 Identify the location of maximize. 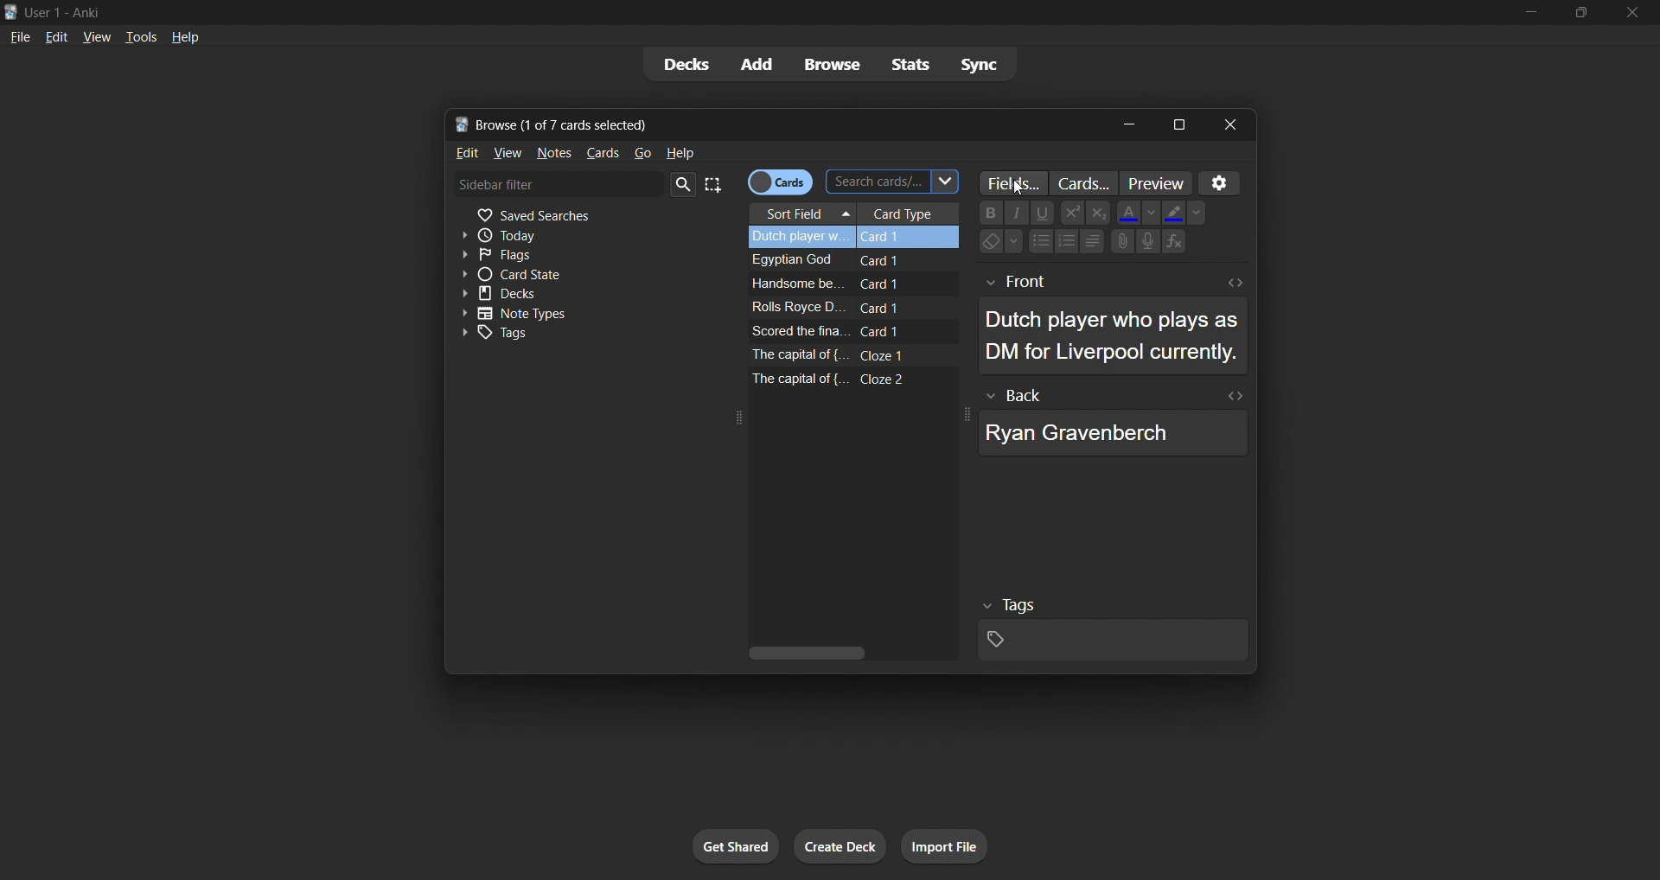
(1178, 125).